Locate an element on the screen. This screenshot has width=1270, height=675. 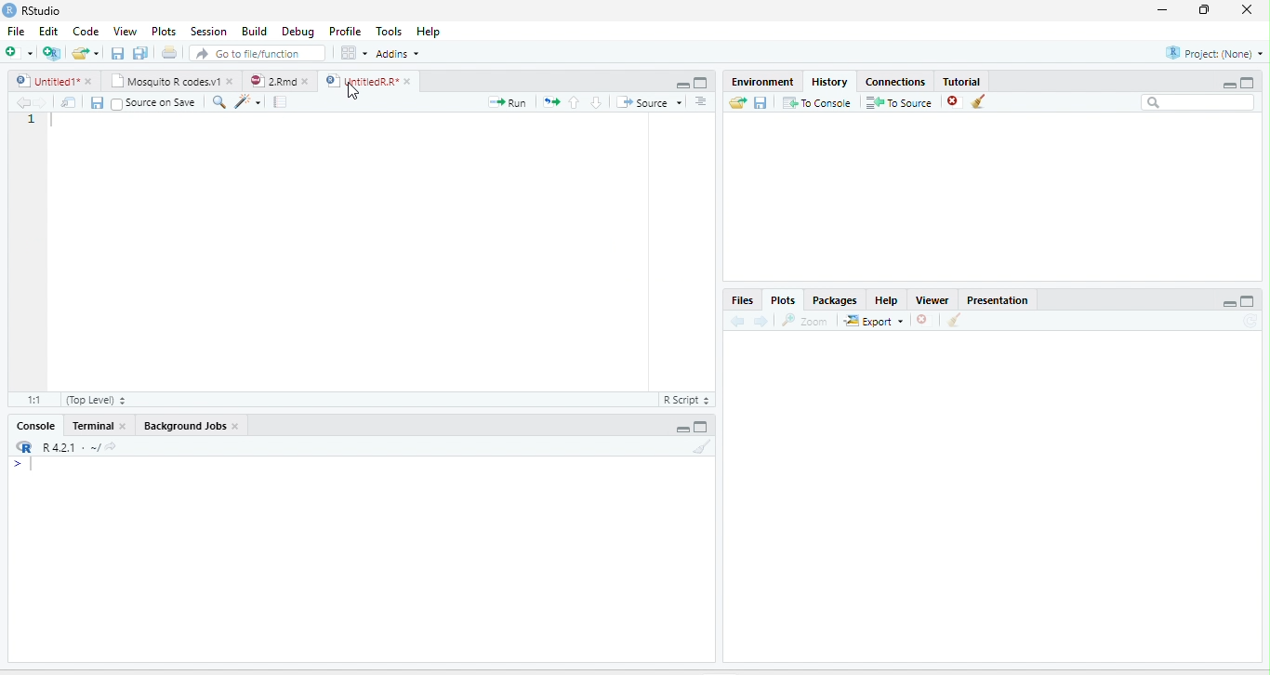
Maximize is located at coordinates (1249, 301).